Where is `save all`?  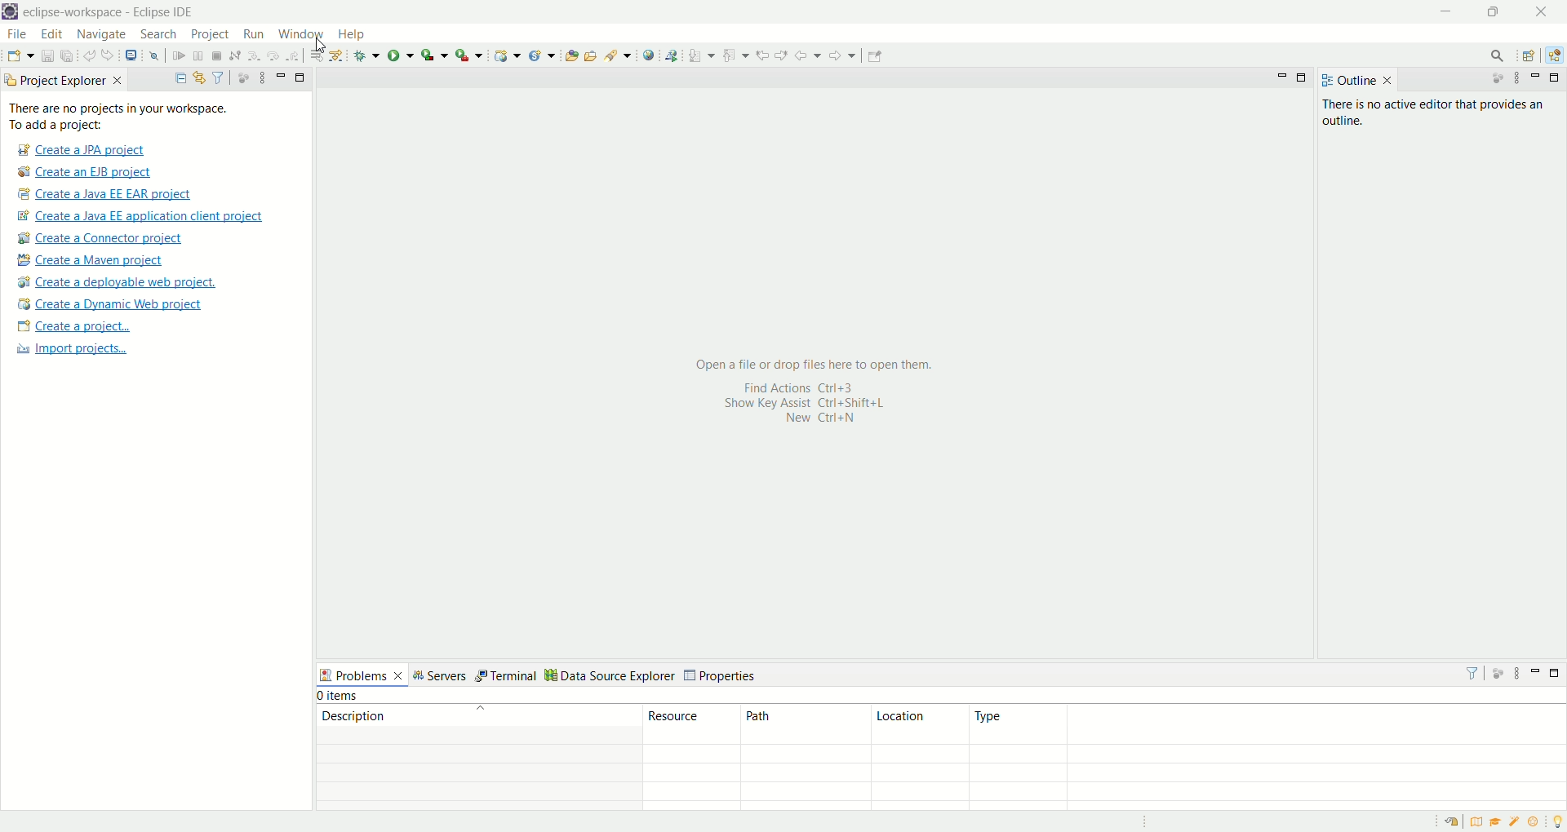 save all is located at coordinates (67, 55).